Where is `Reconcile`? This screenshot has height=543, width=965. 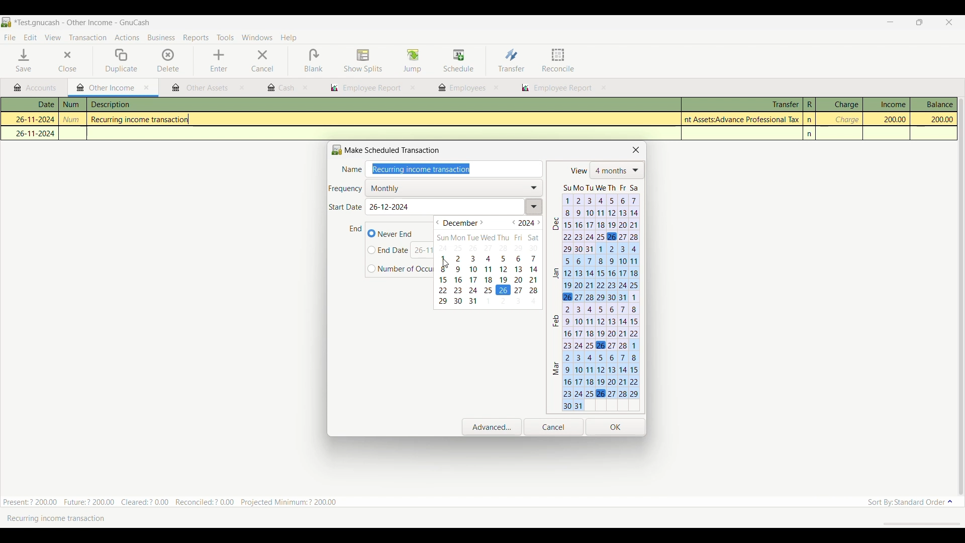 Reconcile is located at coordinates (558, 60).